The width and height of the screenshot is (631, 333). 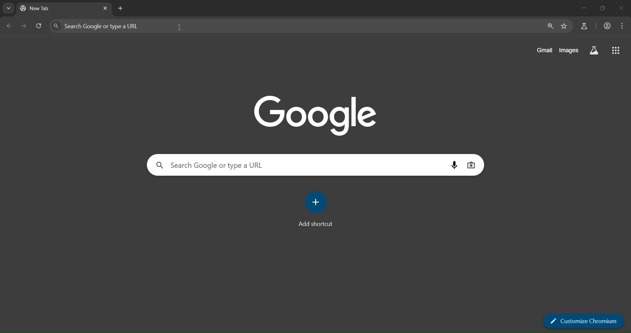 I want to click on menu, so click(x=623, y=25).